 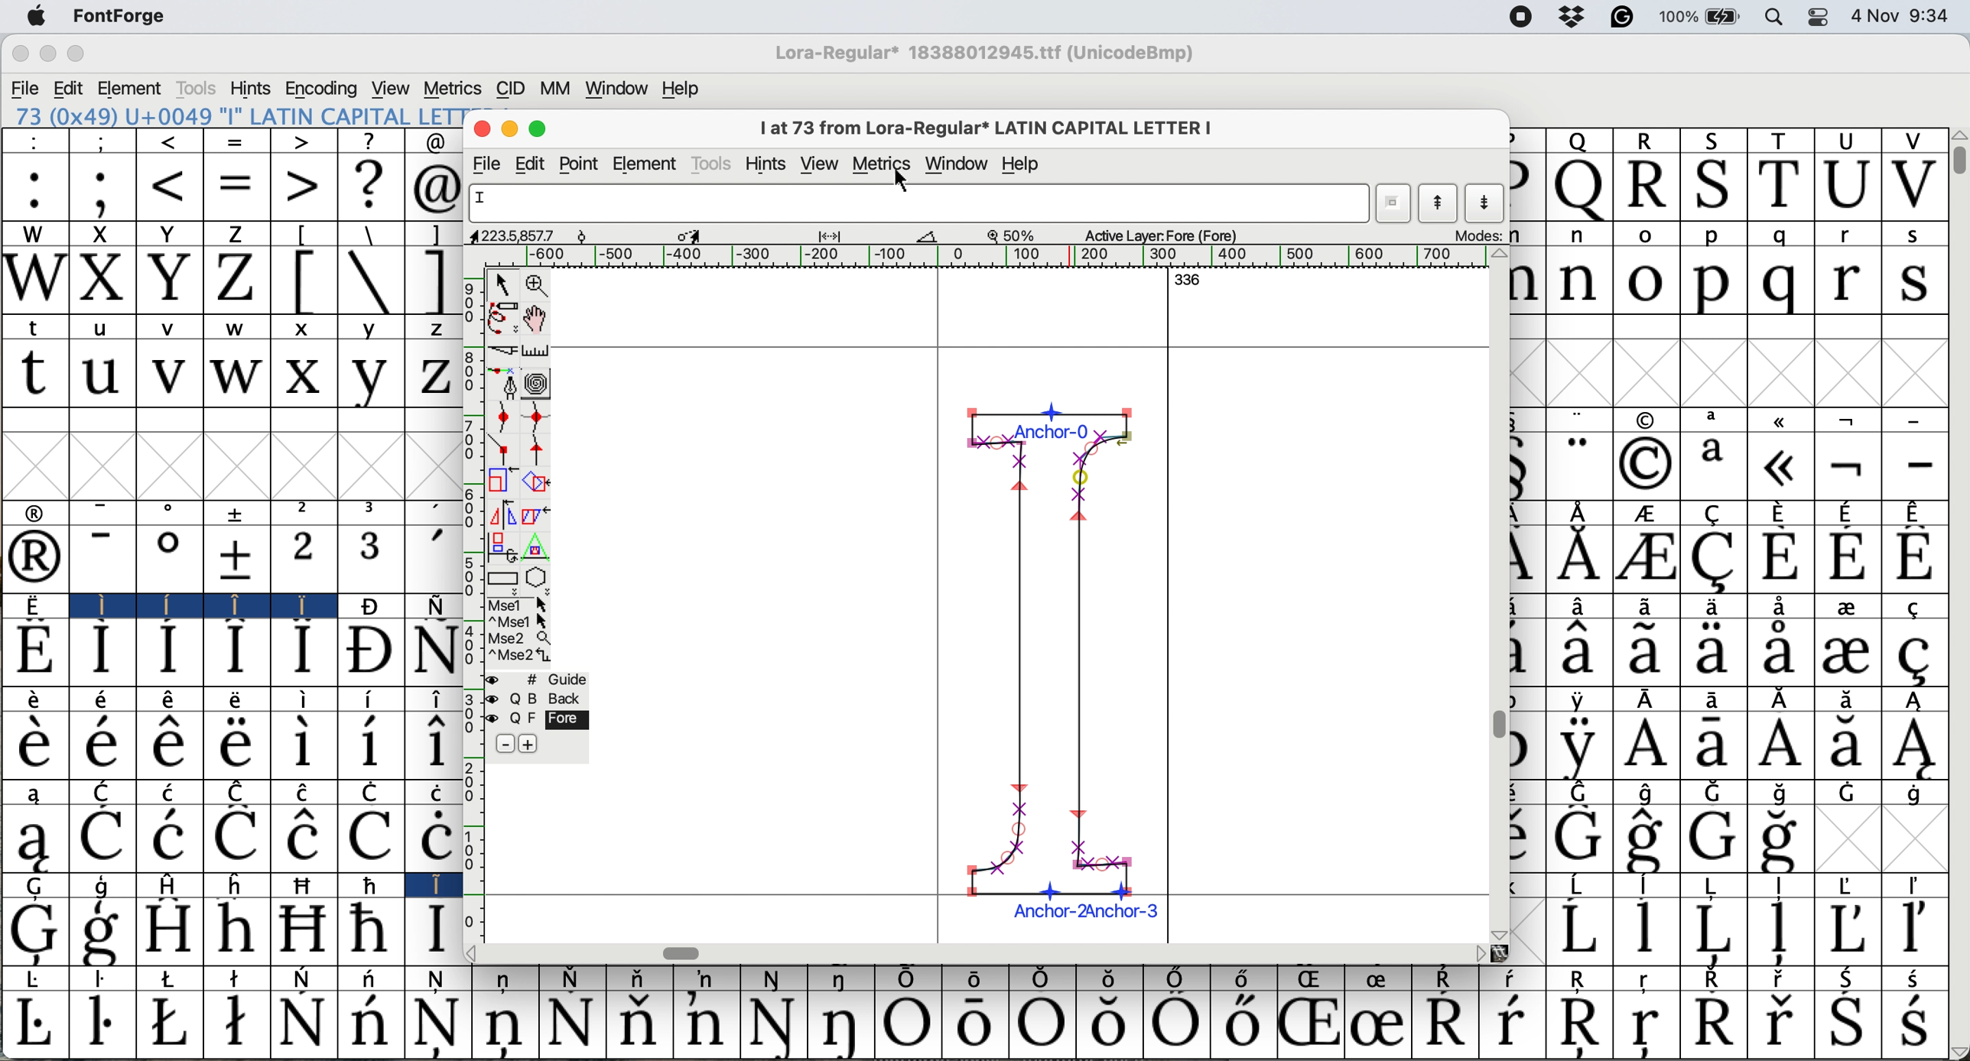 What do you see at coordinates (1648, 1028) in the screenshot?
I see `Symbol` at bounding box center [1648, 1028].